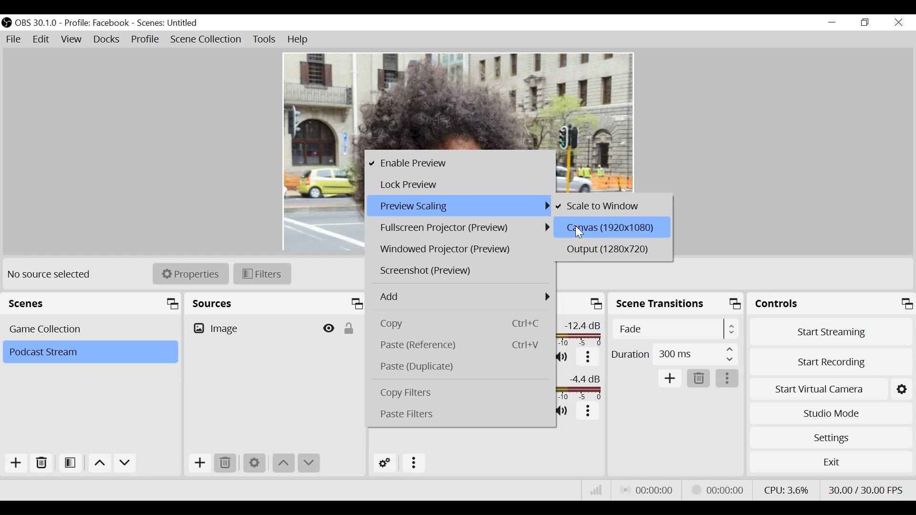 This screenshot has width=916, height=515. Describe the element at coordinates (832, 413) in the screenshot. I see `Studio Mode` at that location.